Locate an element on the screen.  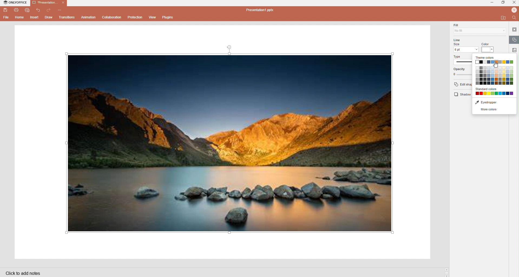
Quickprint is located at coordinates (28, 11).